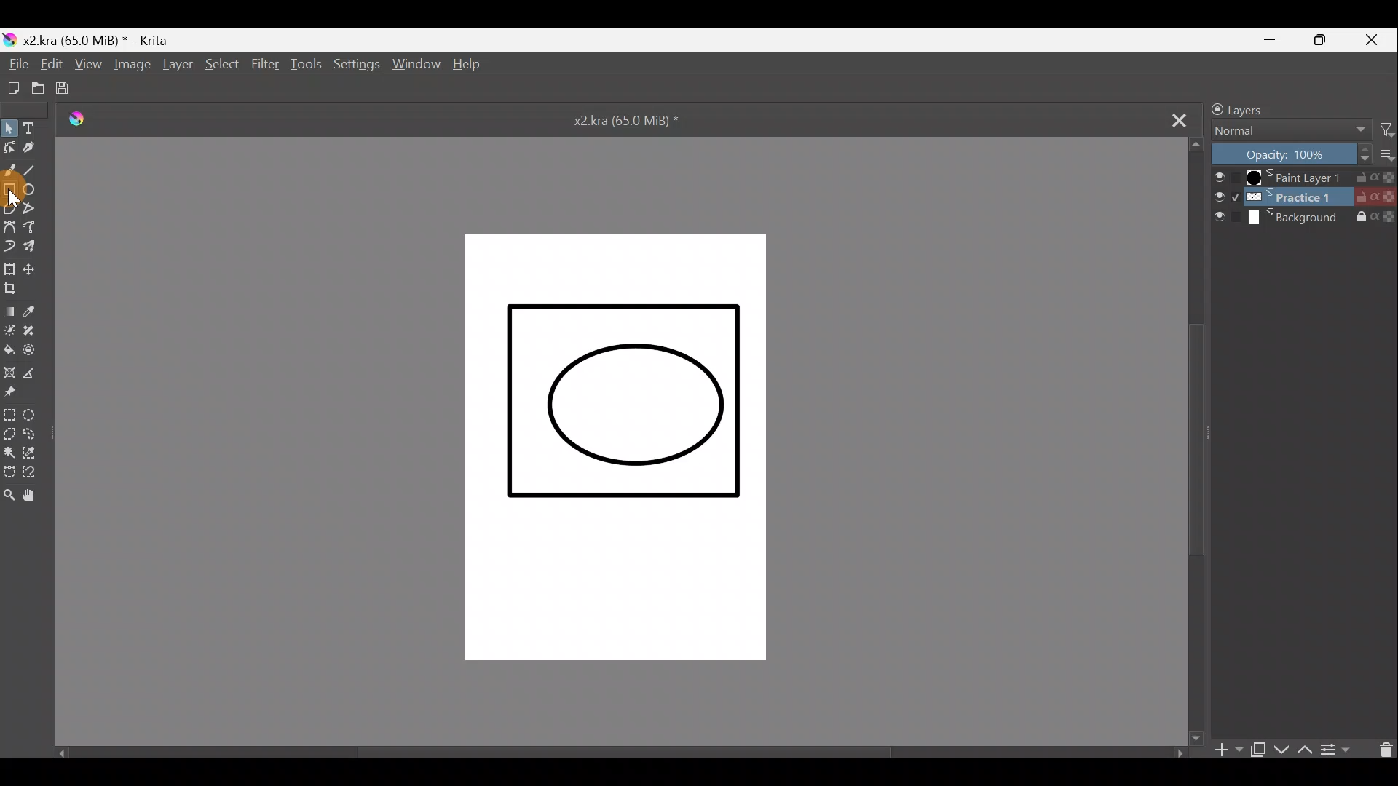 This screenshot has width=1398, height=786. I want to click on Polygon tool, so click(9, 208).